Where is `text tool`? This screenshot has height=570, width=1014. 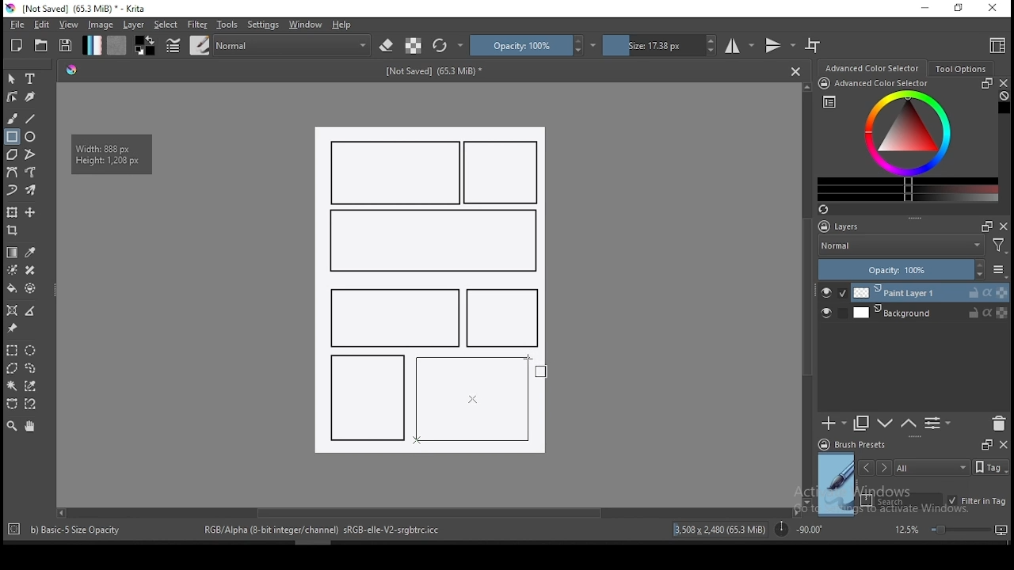 text tool is located at coordinates (31, 79).